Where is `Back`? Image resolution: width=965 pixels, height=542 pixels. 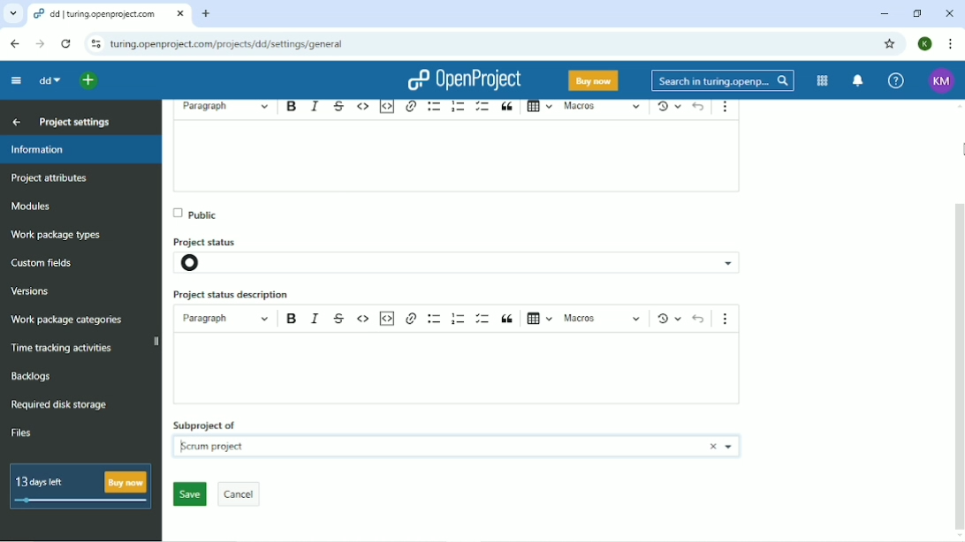
Back is located at coordinates (17, 44).